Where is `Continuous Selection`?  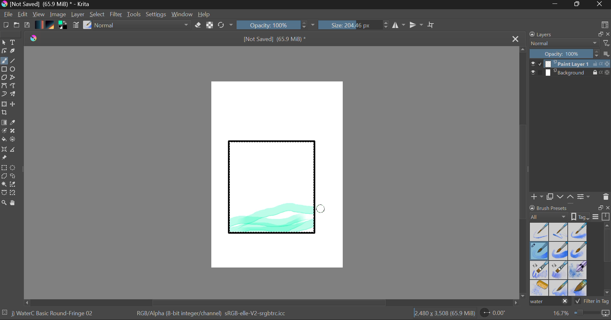 Continuous Selection is located at coordinates (4, 184).